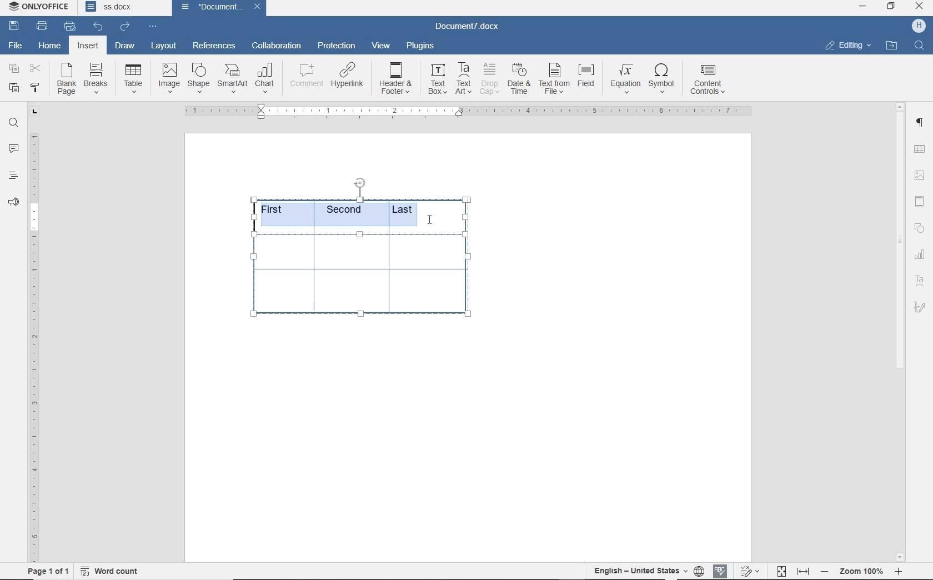 The image size is (933, 580). Describe the element at coordinates (588, 79) in the screenshot. I see `field` at that location.